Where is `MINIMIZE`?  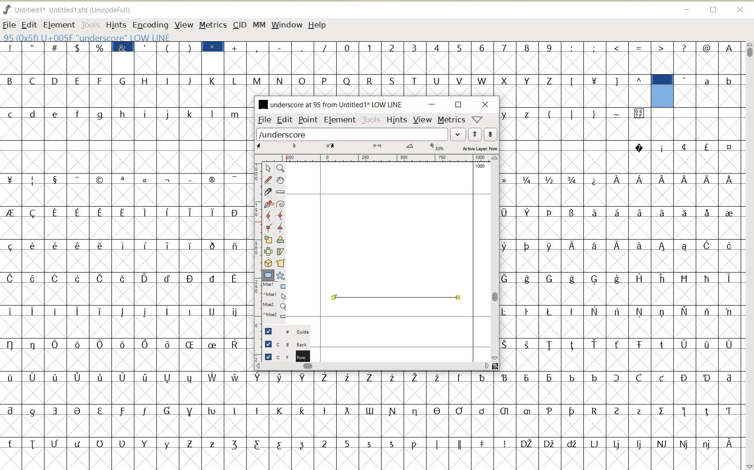
MINIMIZE is located at coordinates (432, 104).